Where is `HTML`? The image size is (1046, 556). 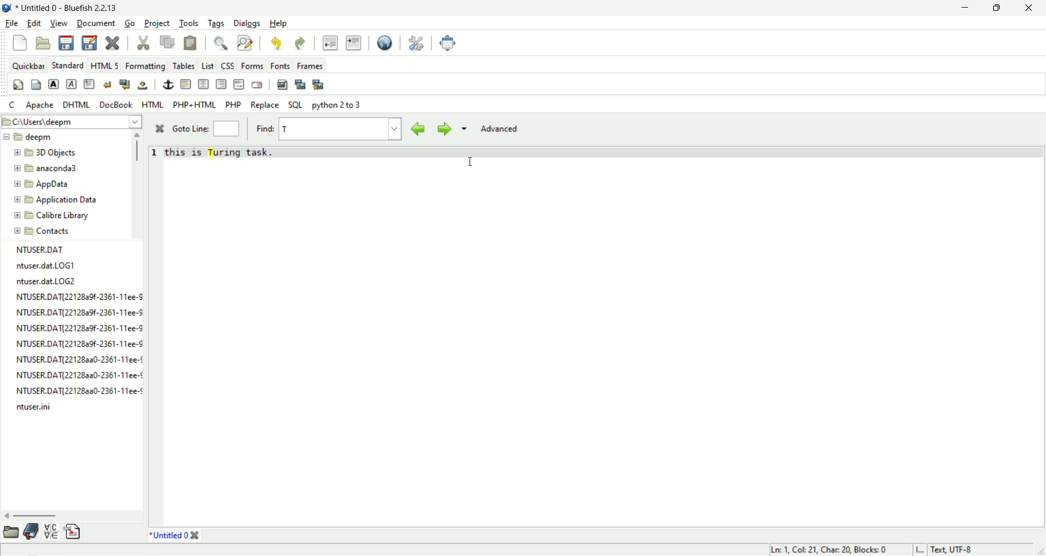 HTML is located at coordinates (154, 104).